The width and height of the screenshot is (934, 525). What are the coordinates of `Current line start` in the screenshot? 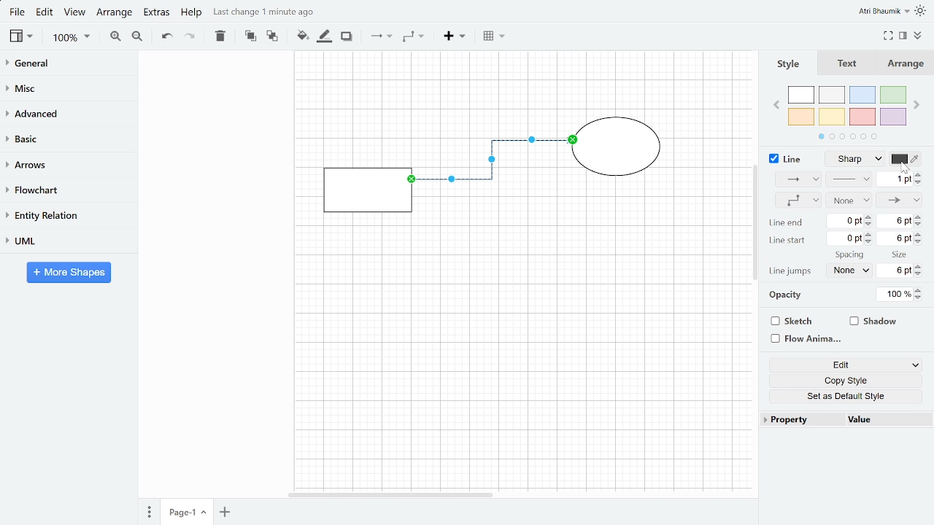 It's located at (846, 239).